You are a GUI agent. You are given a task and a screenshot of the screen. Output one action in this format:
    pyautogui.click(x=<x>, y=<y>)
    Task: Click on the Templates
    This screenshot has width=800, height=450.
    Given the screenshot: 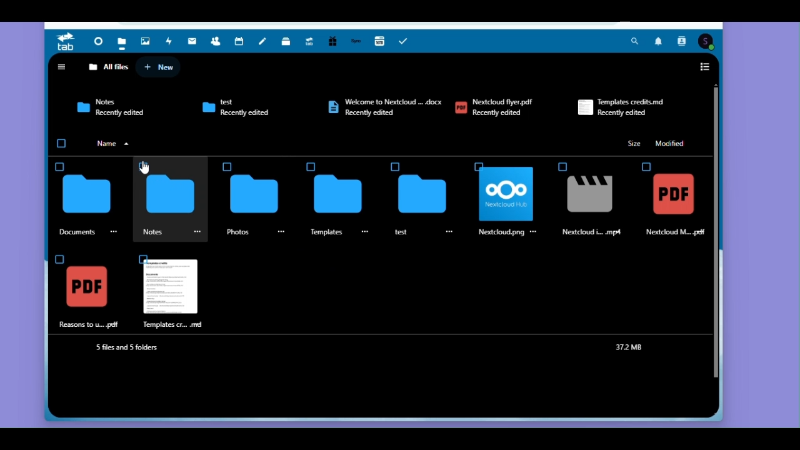 What is the action you would take?
    pyautogui.click(x=327, y=232)
    